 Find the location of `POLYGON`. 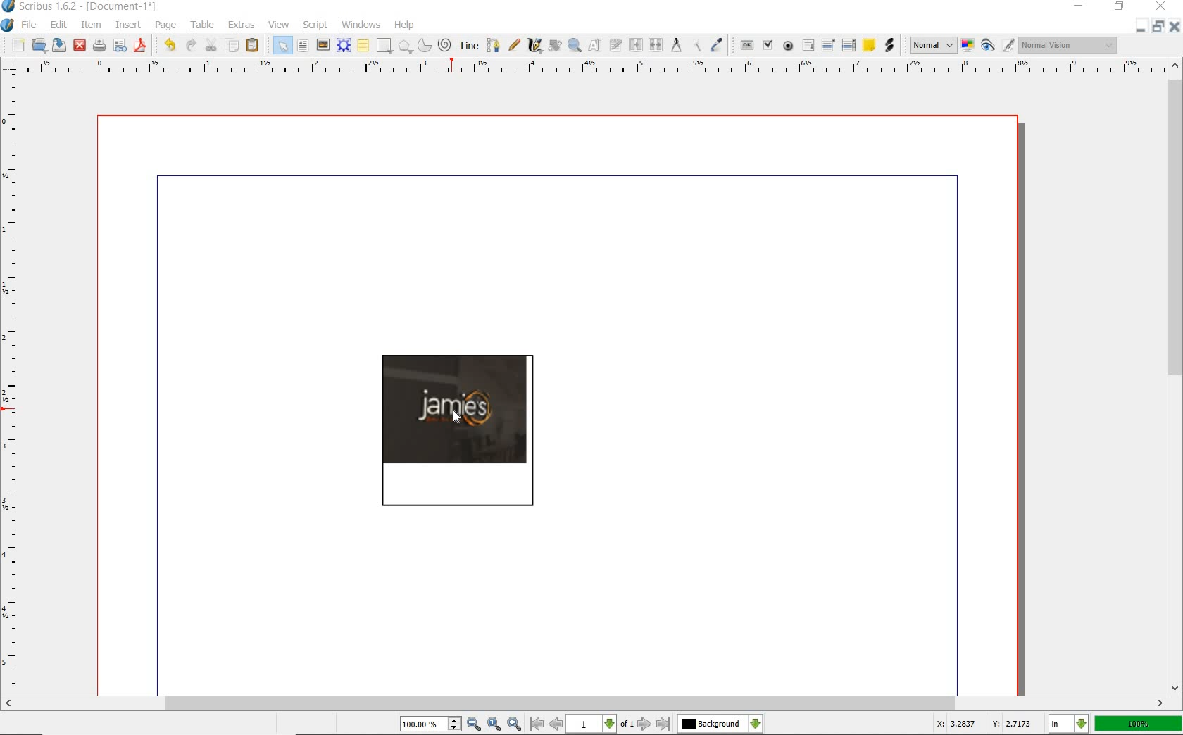

POLYGON is located at coordinates (405, 46).